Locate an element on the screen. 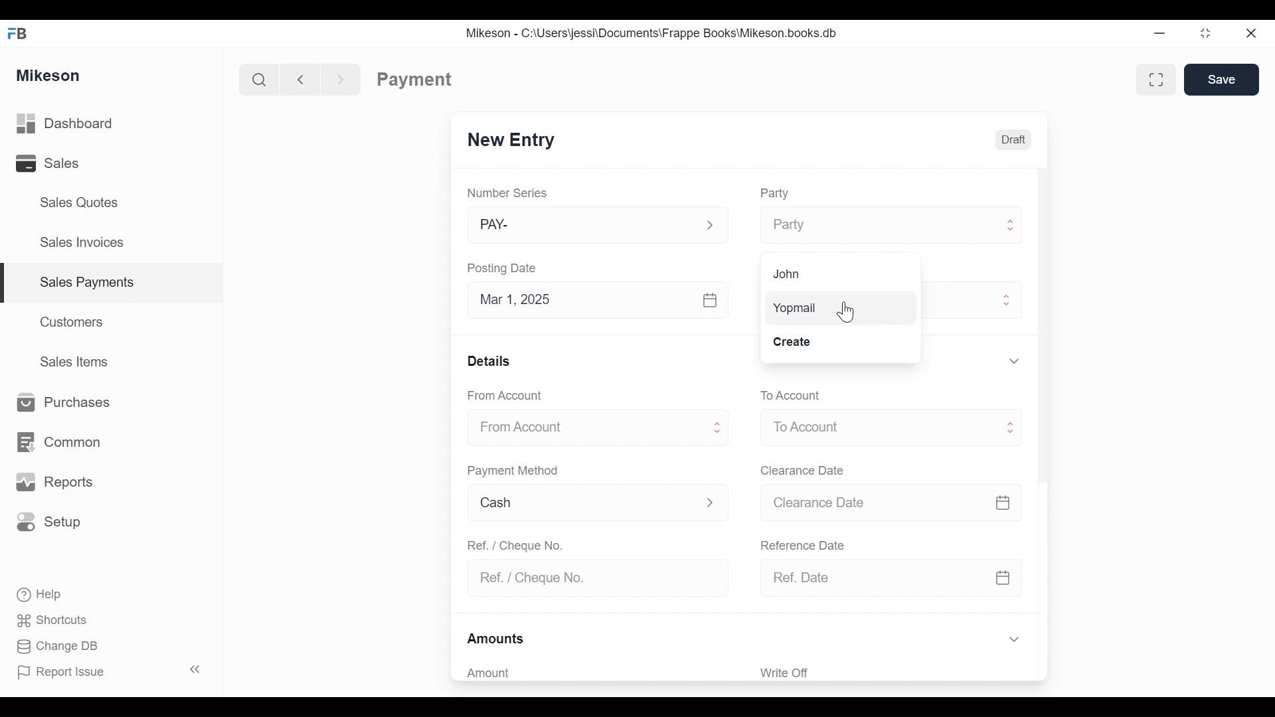 This screenshot has width=1275, height=717. From Account is located at coordinates (600, 428).